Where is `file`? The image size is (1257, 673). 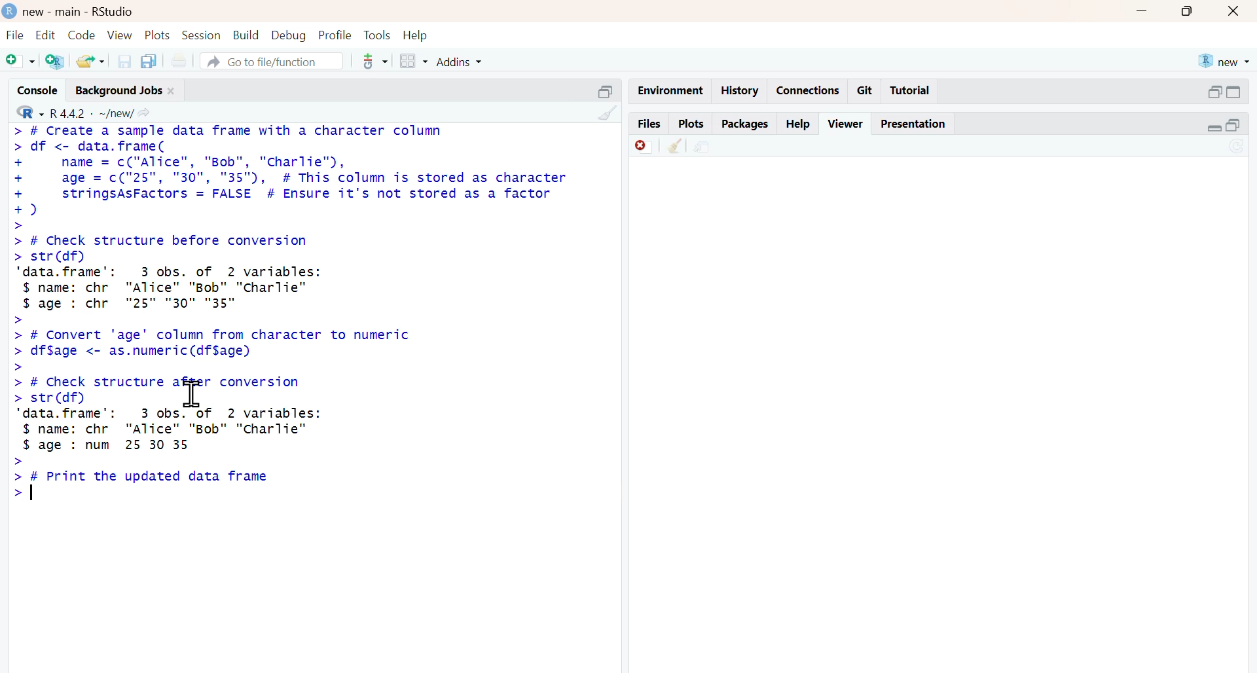 file is located at coordinates (14, 35).